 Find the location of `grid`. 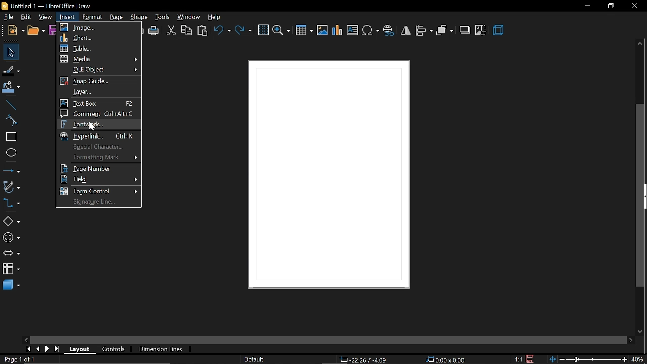

grid is located at coordinates (263, 30).